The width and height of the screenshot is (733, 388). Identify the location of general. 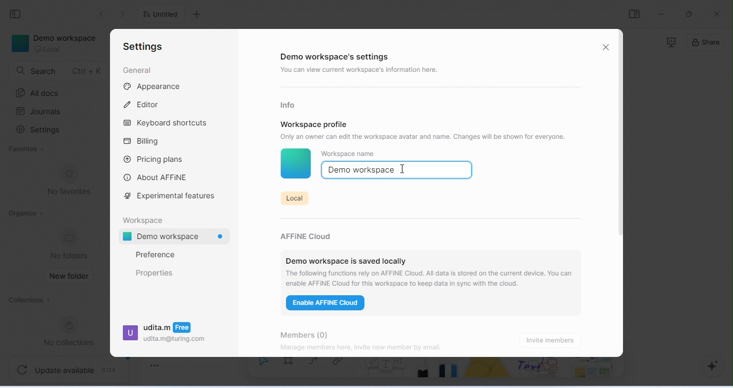
(137, 71).